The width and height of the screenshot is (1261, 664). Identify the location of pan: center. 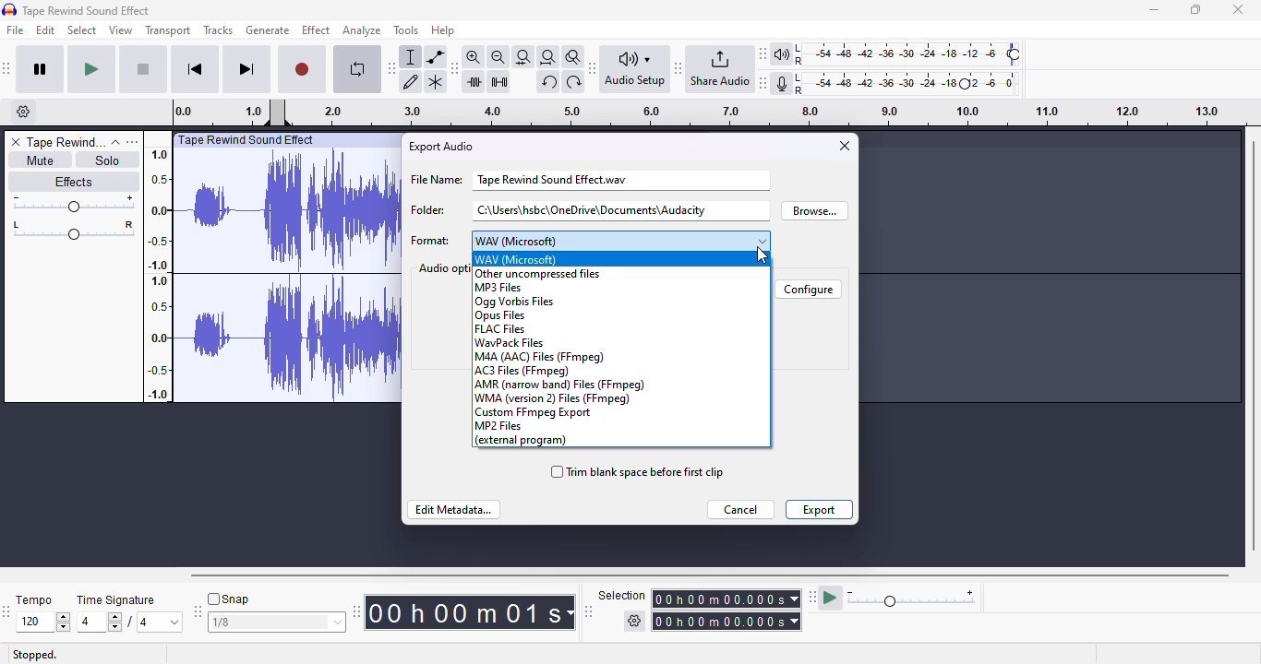
(74, 230).